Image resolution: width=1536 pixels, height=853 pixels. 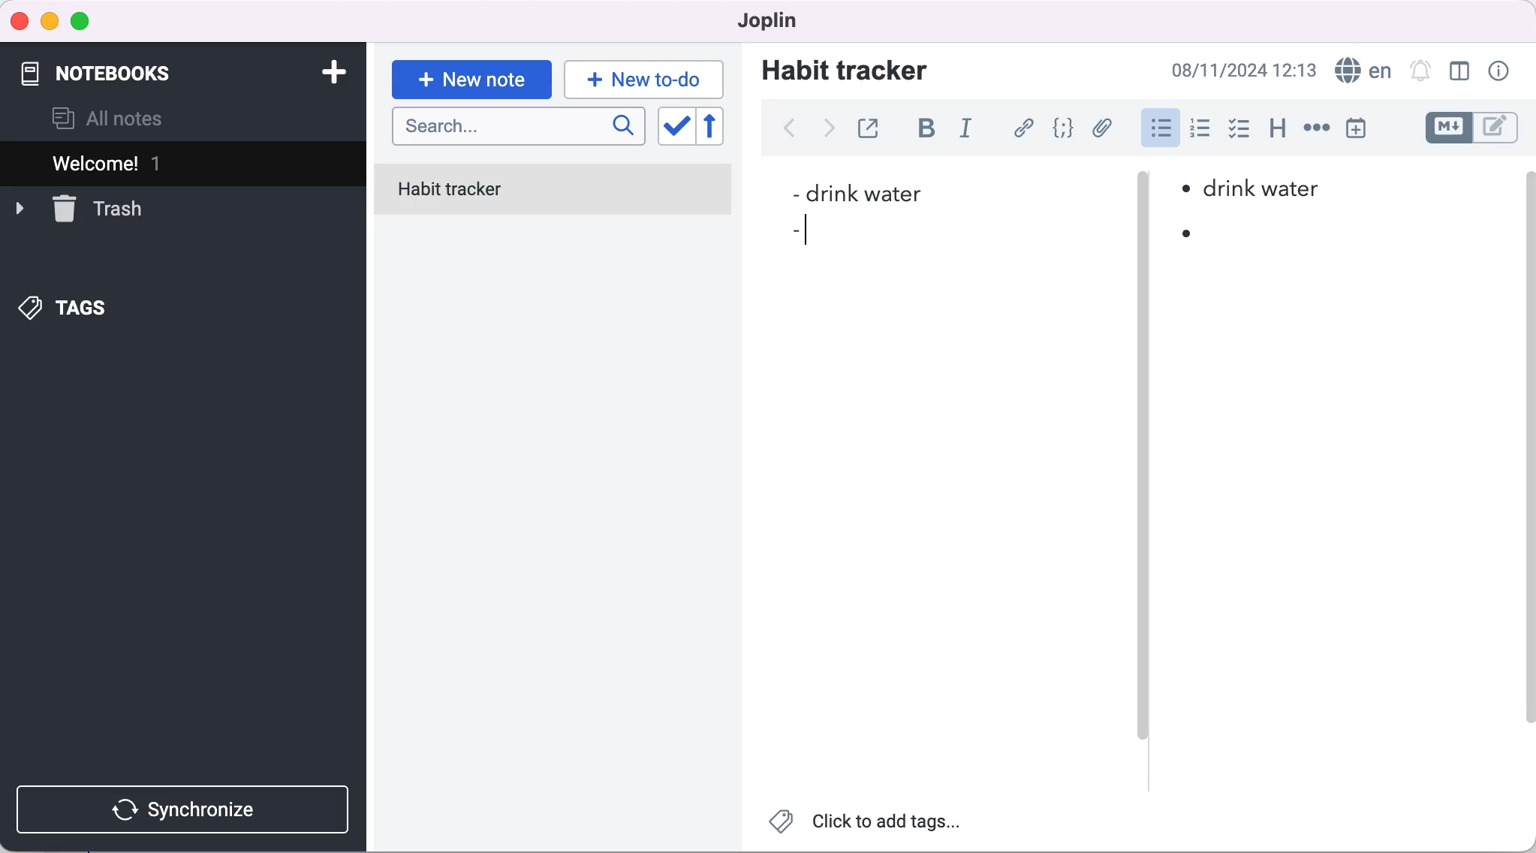 I want to click on italic, so click(x=970, y=131).